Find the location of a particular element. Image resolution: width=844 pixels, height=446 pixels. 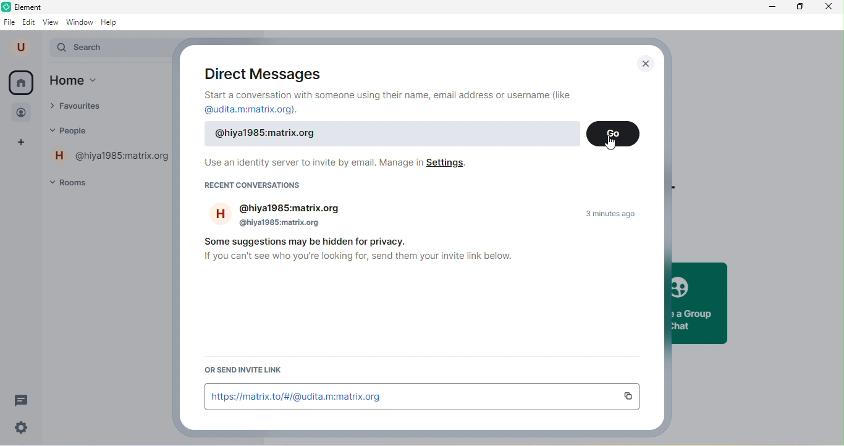

create a group chat is located at coordinates (698, 303).